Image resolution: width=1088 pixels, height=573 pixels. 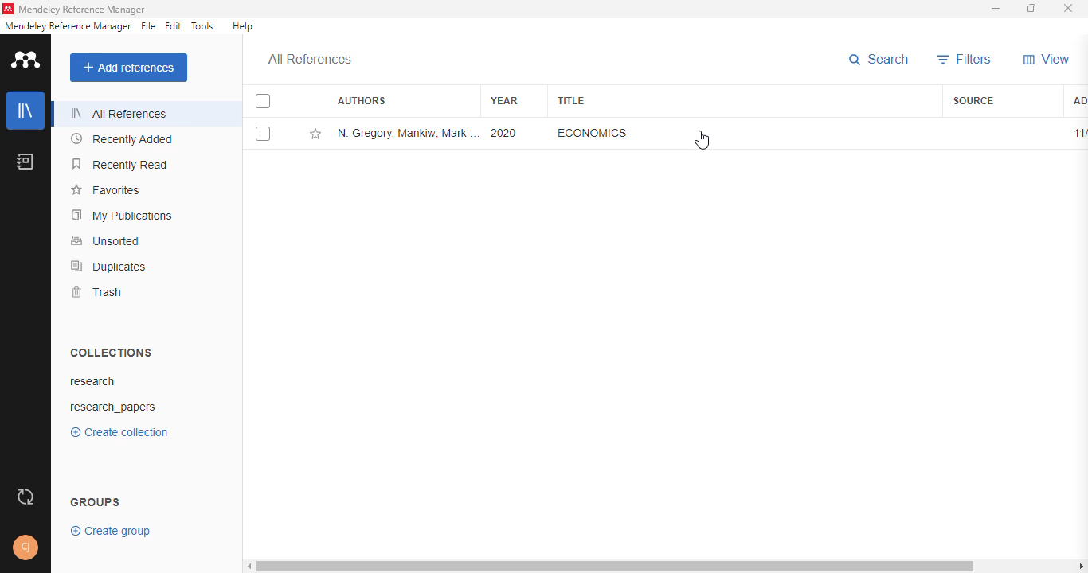 I want to click on create collection, so click(x=119, y=432).